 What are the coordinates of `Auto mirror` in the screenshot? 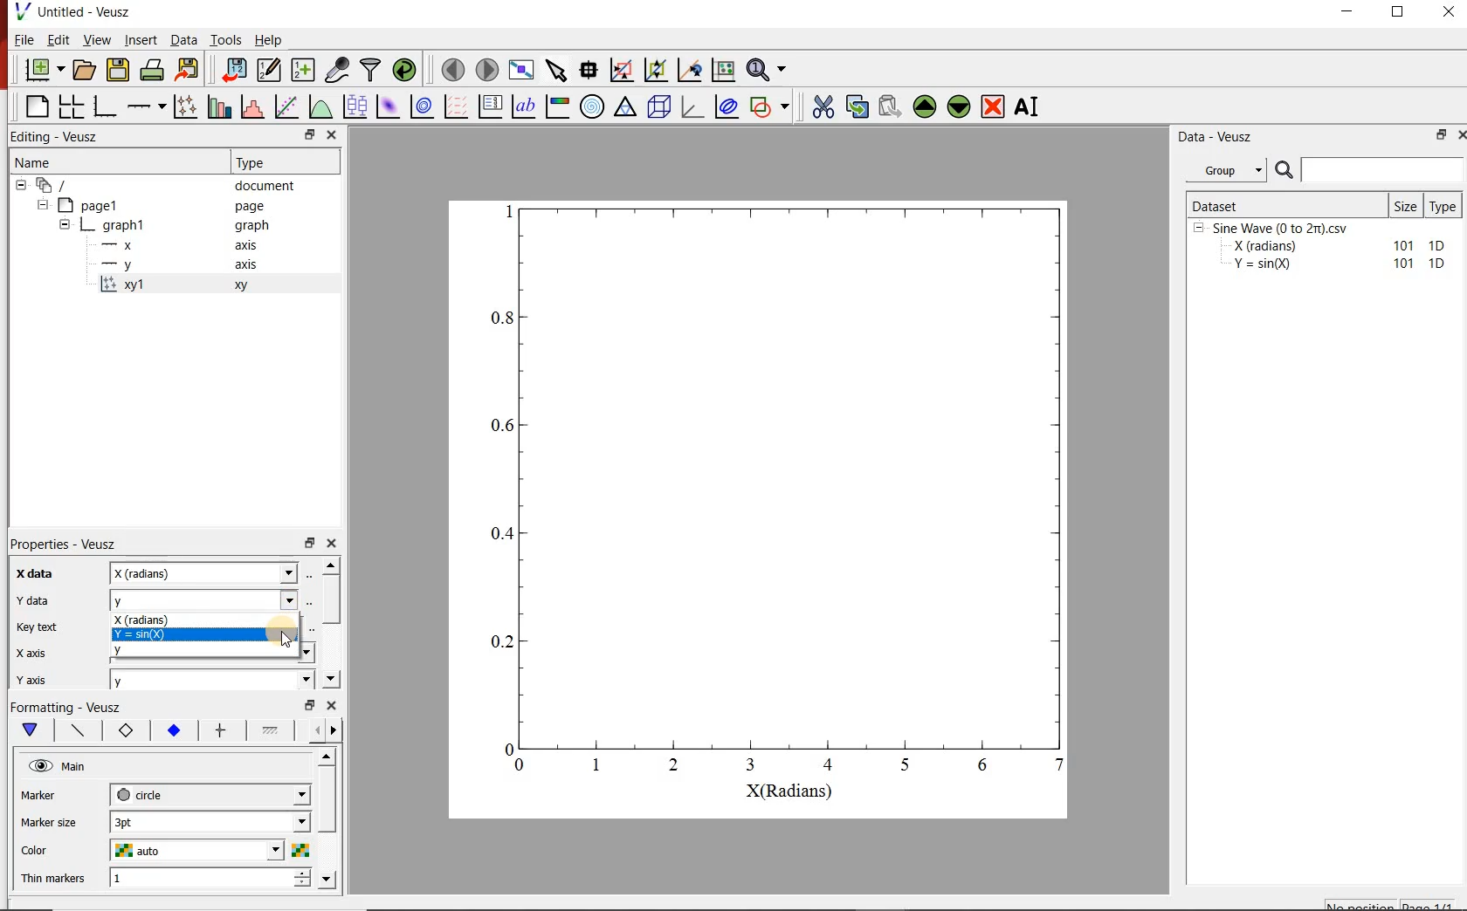 It's located at (49, 820).